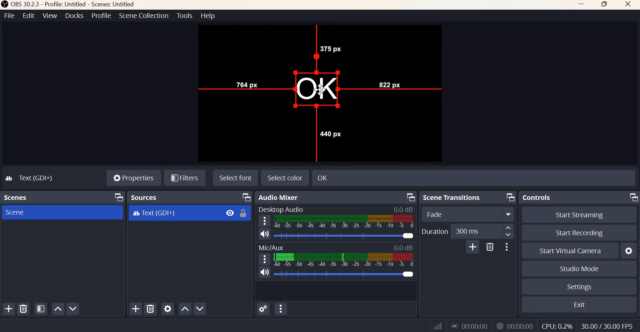  Describe the element at coordinates (317, 89) in the screenshot. I see `source element OK` at that location.